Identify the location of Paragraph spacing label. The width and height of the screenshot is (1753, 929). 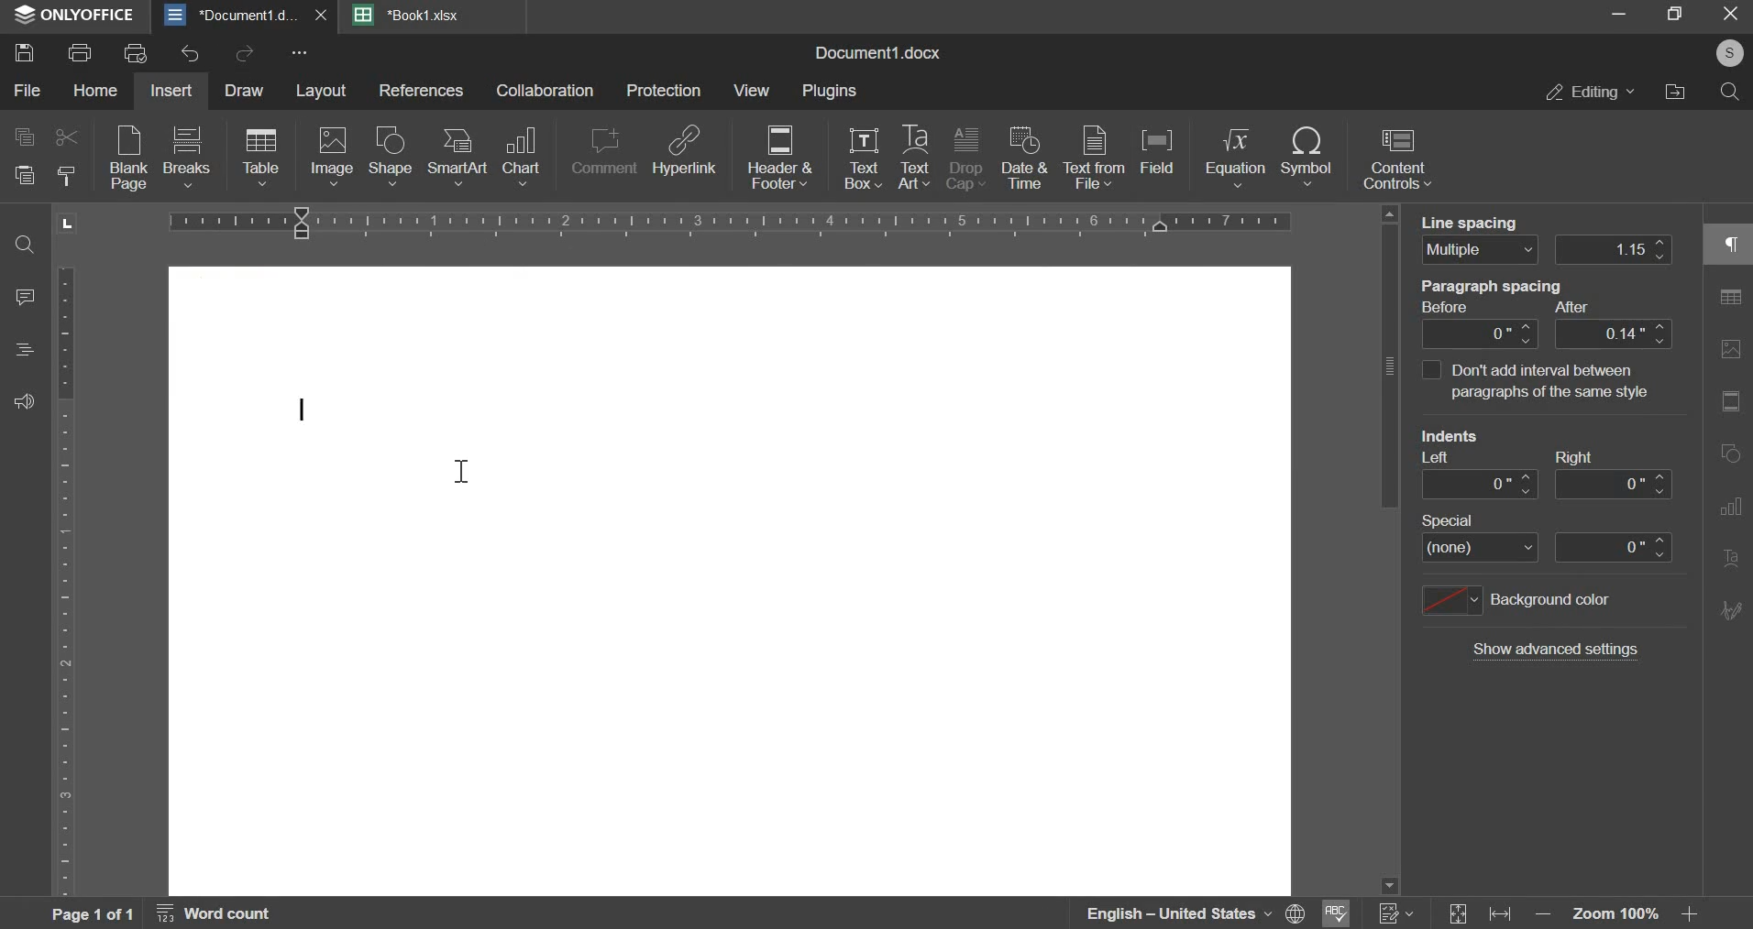
(1516, 297).